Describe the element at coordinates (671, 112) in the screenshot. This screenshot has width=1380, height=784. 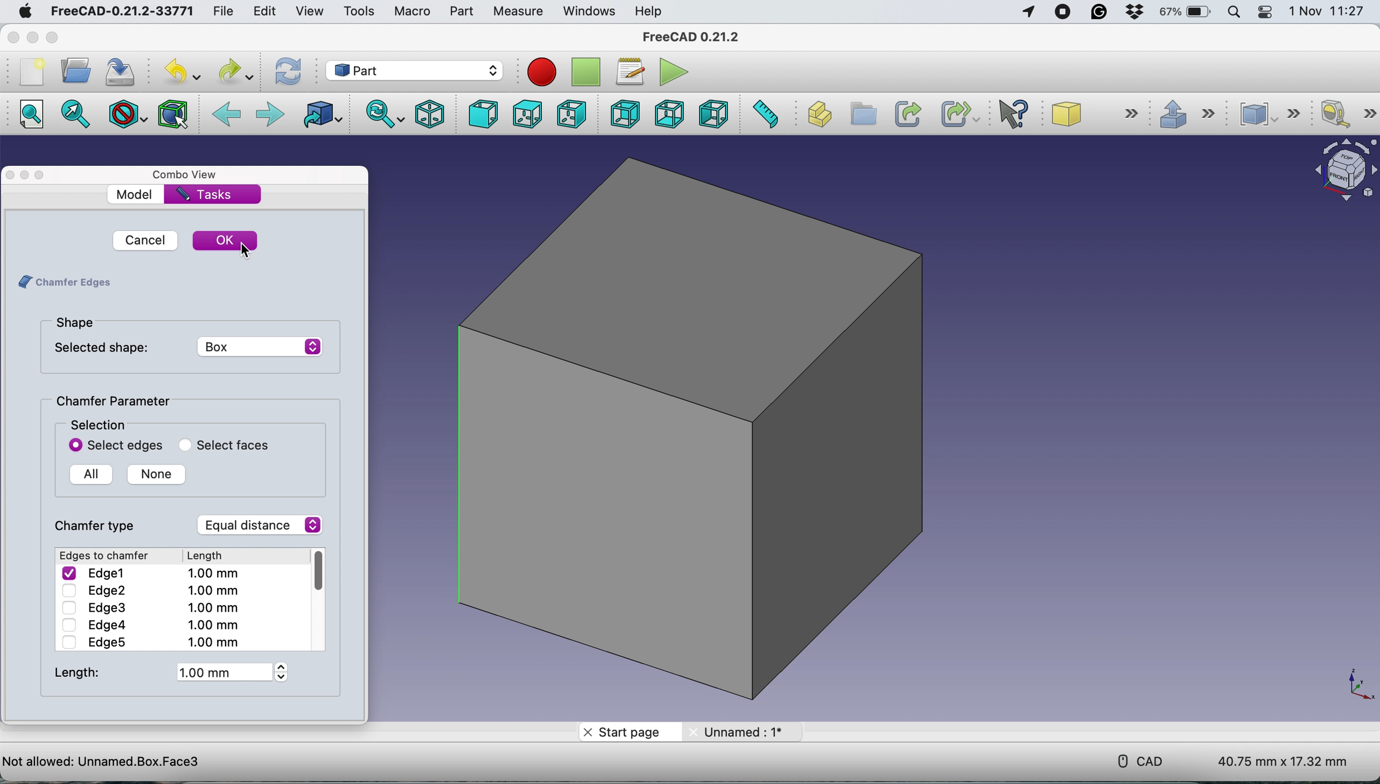
I see `bottom` at that location.